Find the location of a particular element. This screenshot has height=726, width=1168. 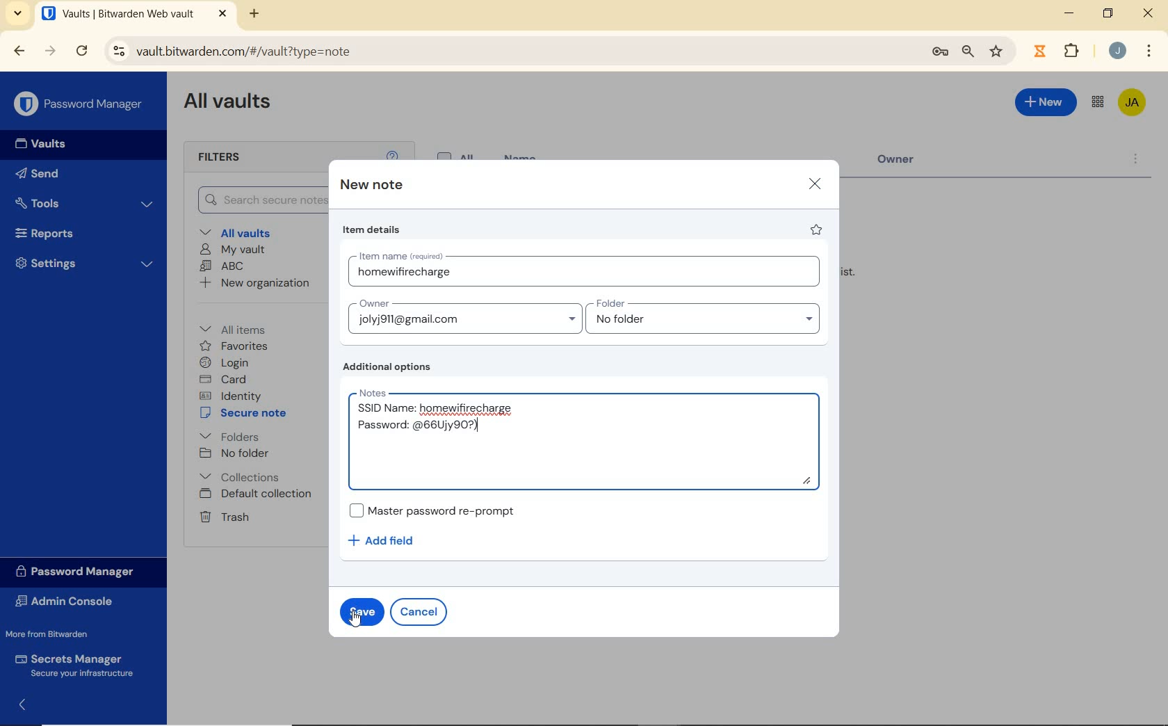

folder is located at coordinates (704, 316).